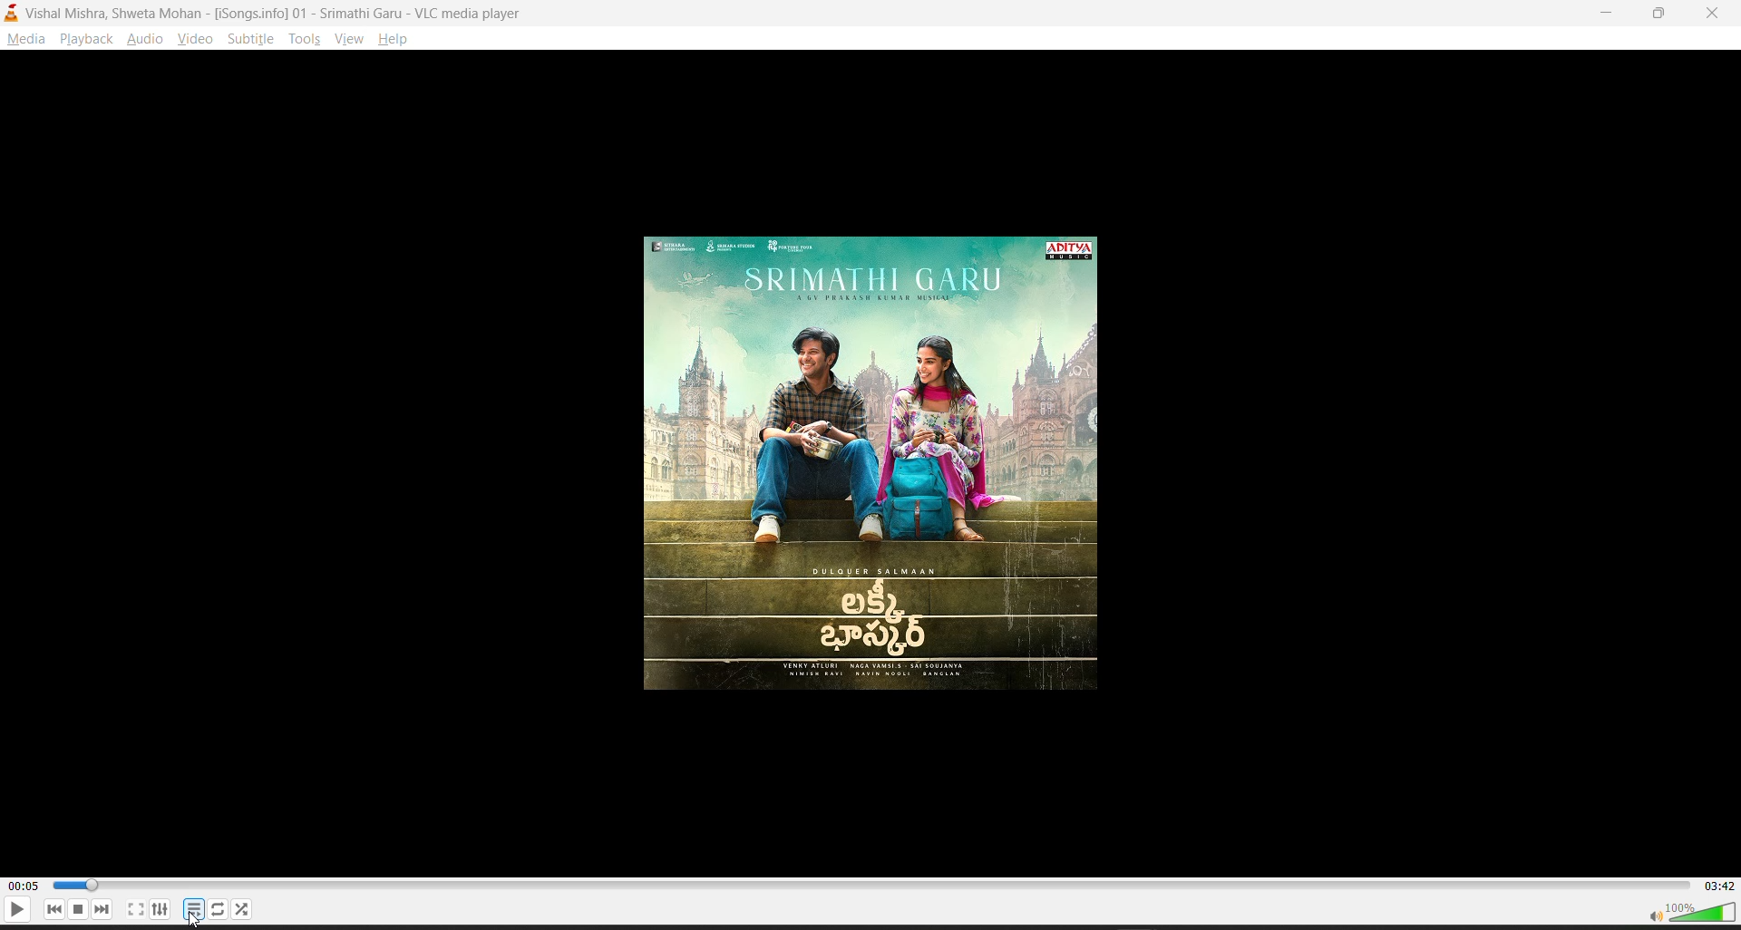 The width and height of the screenshot is (1741, 930). What do you see at coordinates (220, 911) in the screenshot?
I see `loop` at bounding box center [220, 911].